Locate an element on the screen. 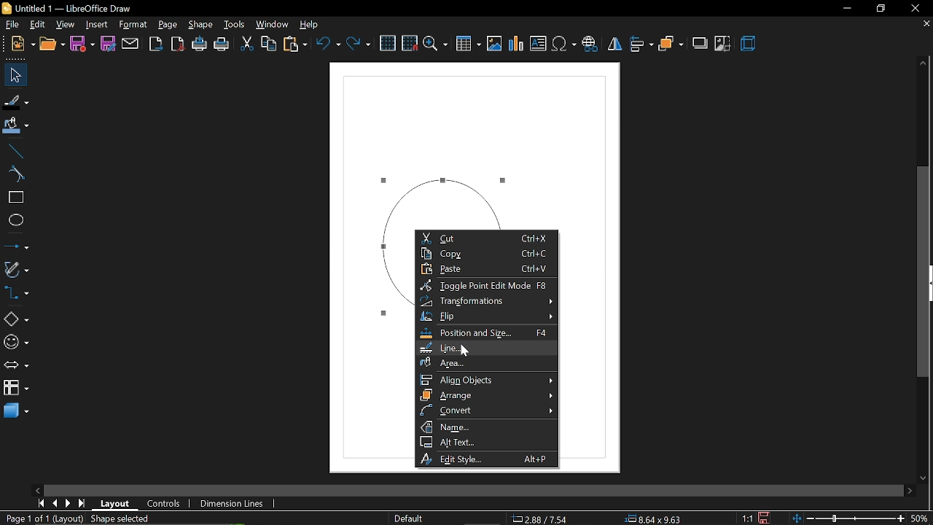  flip is located at coordinates (488, 316).